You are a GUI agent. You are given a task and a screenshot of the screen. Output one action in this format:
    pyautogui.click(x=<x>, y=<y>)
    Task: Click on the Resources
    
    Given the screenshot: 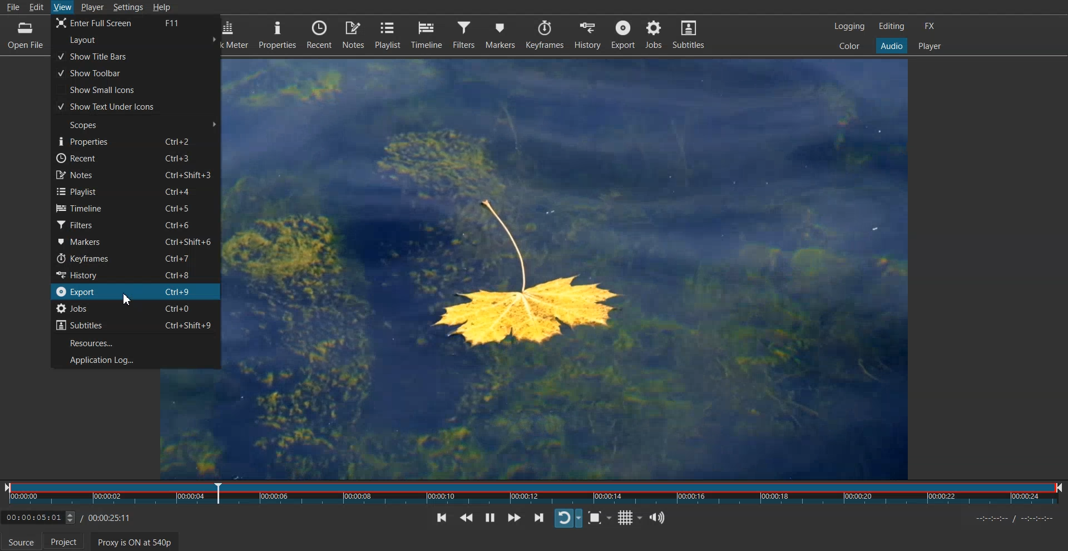 What is the action you would take?
    pyautogui.click(x=135, y=341)
    